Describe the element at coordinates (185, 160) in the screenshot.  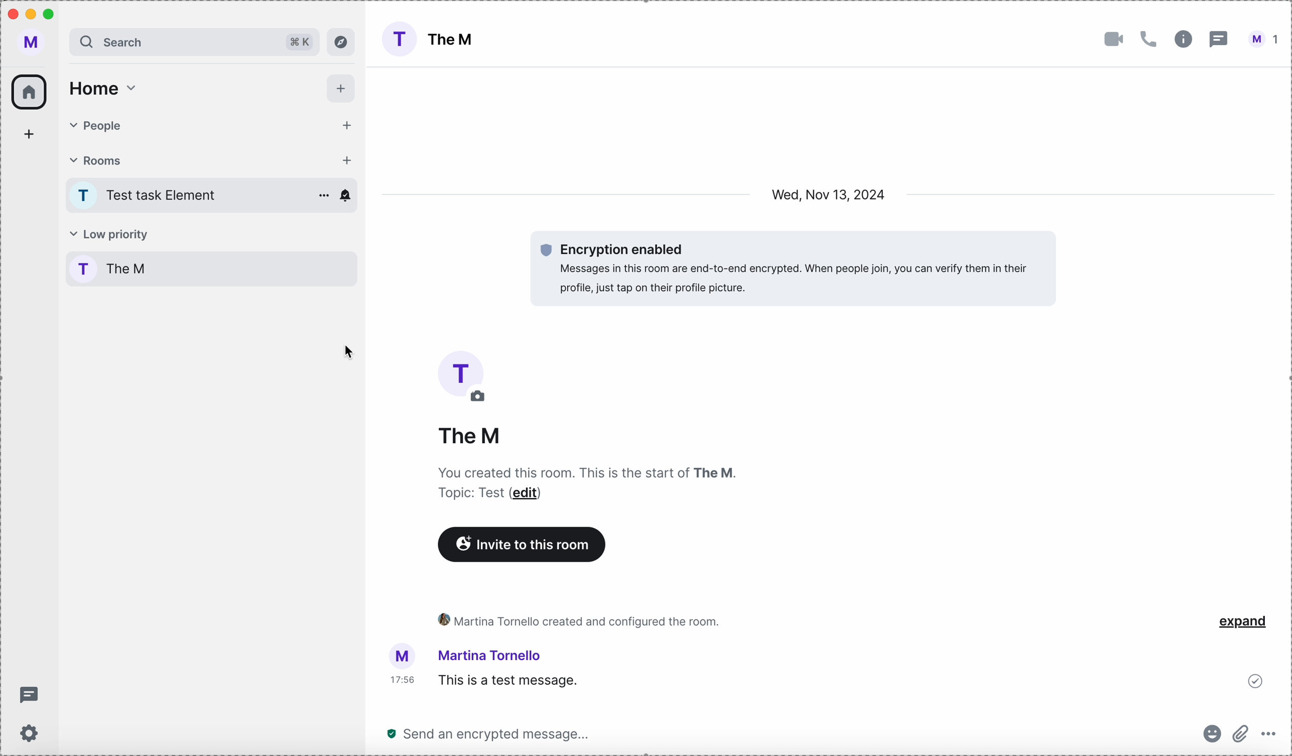
I see `rooms` at that location.